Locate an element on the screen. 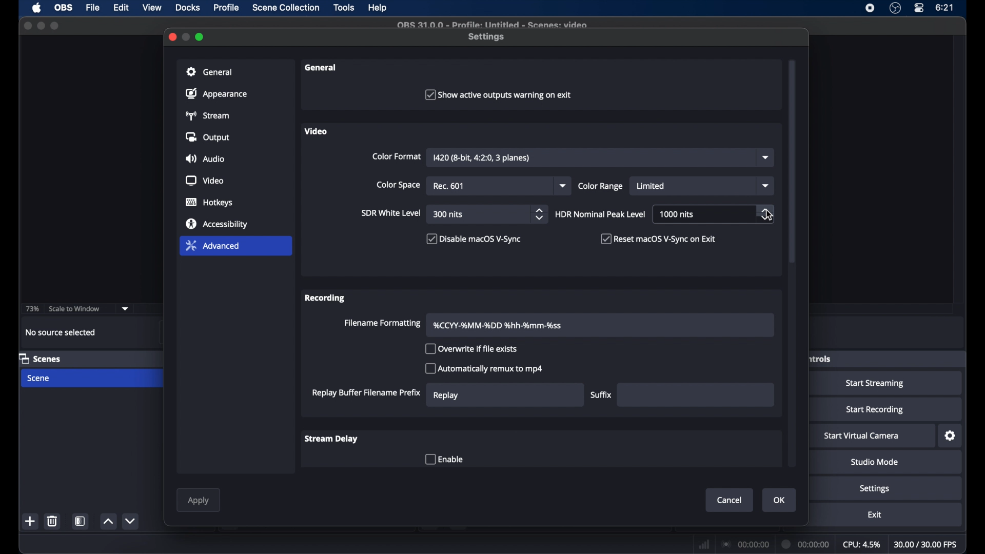 The width and height of the screenshot is (985, 554). increment is located at coordinates (108, 521).